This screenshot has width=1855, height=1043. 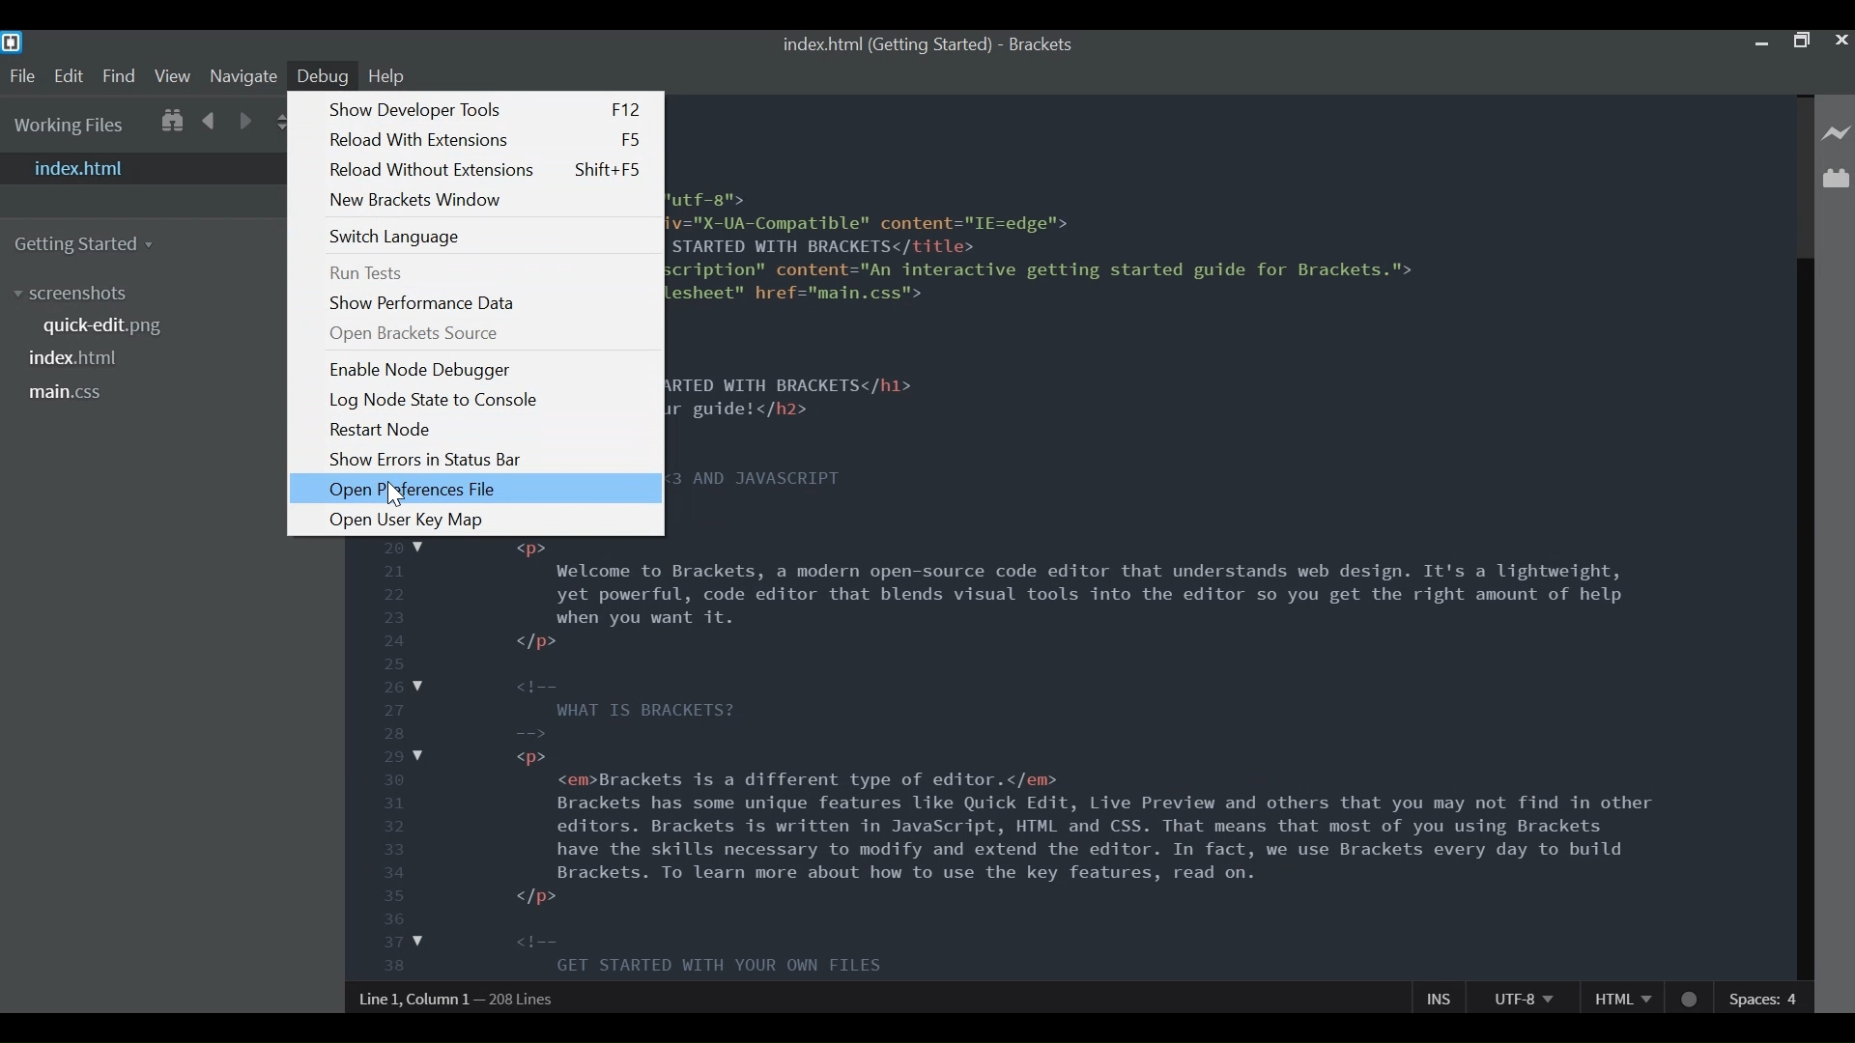 What do you see at coordinates (1764, 998) in the screenshot?
I see `Spaces: 4` at bounding box center [1764, 998].